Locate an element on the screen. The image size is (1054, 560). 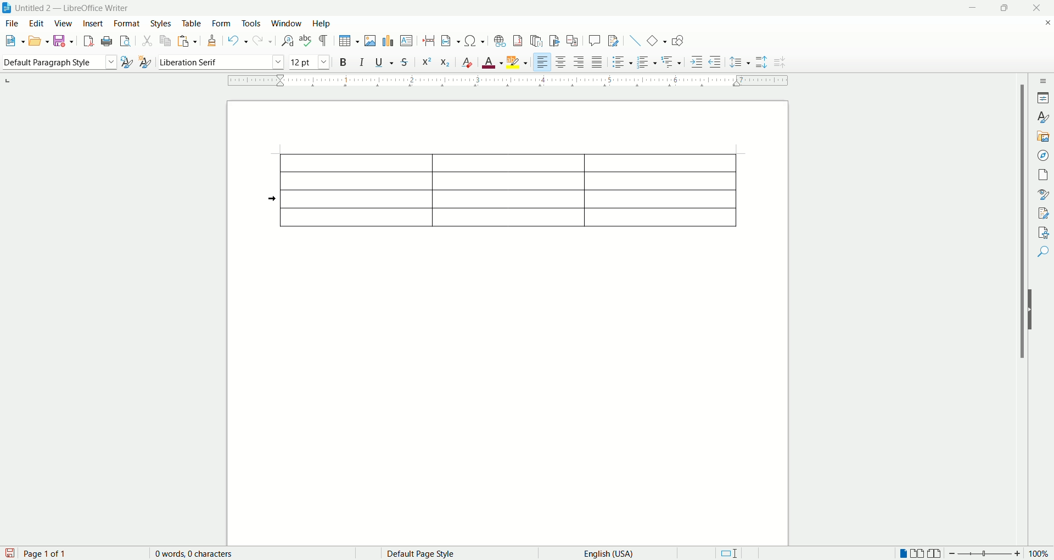
minimize is located at coordinates (970, 9).